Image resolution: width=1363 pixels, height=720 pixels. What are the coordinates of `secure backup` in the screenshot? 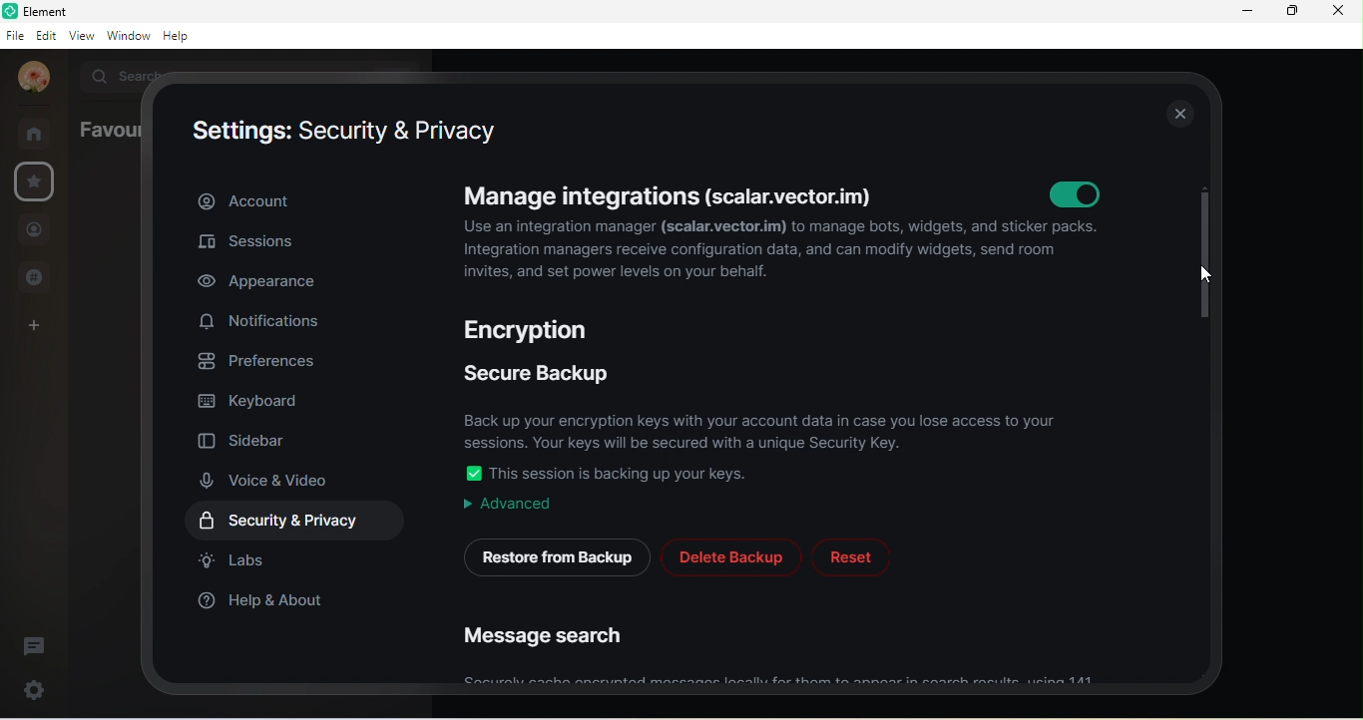 It's located at (538, 368).